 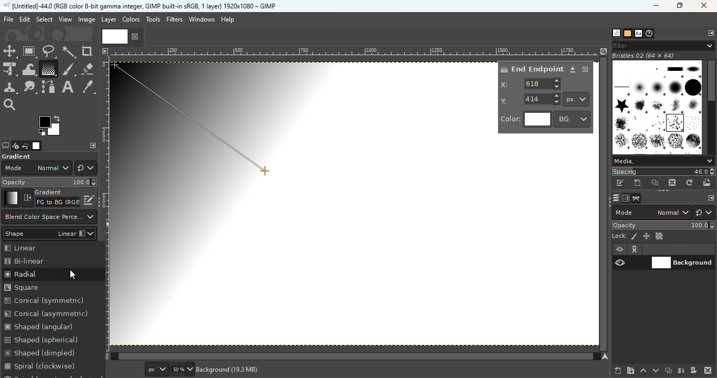 What do you see at coordinates (646, 236) in the screenshot?
I see `Lock position and size` at bounding box center [646, 236].